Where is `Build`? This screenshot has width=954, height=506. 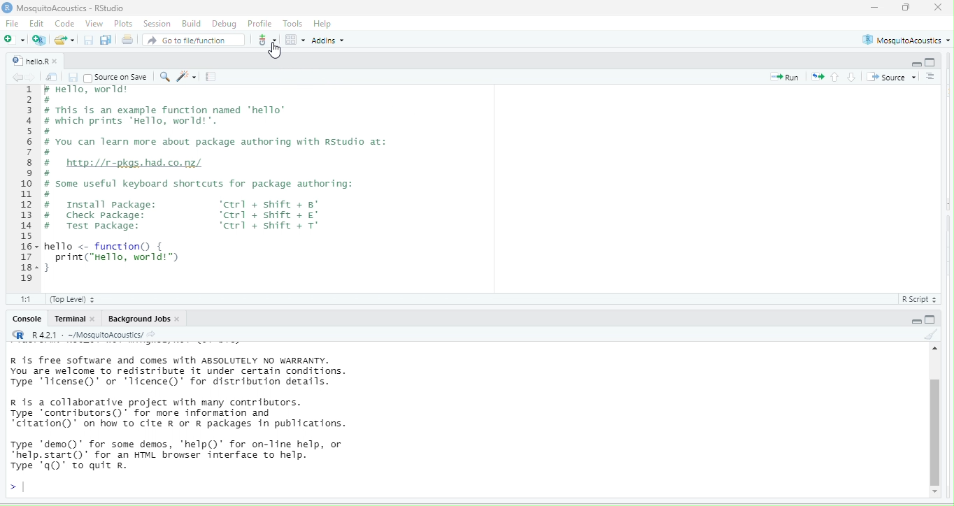 Build is located at coordinates (190, 24).